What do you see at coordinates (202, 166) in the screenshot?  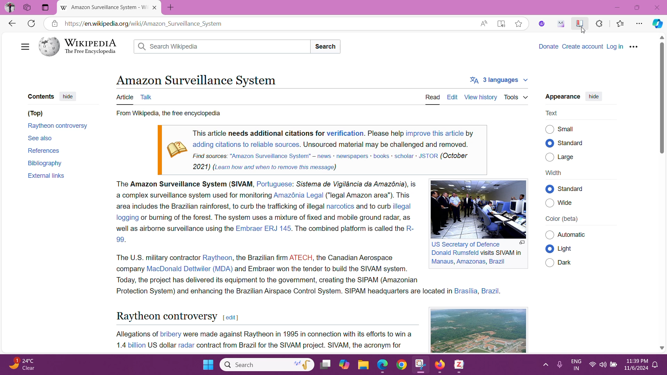 I see `2021)` at bounding box center [202, 166].